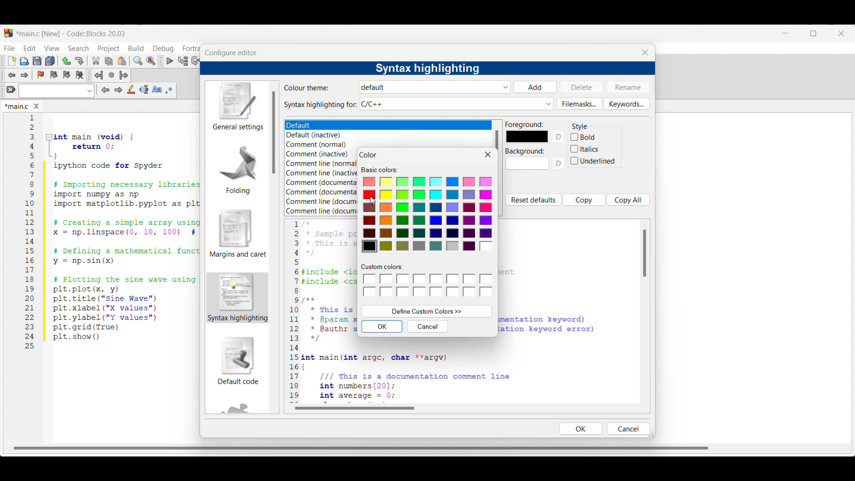 The height and width of the screenshot is (481, 855). I want to click on Build menu, so click(136, 48).